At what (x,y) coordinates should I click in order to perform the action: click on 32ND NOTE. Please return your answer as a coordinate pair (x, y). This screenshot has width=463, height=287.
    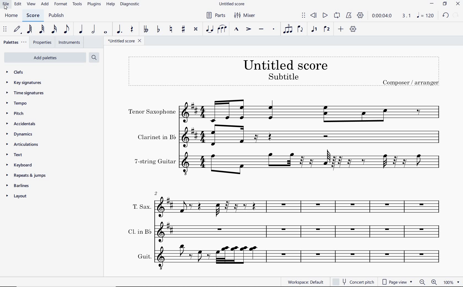
    Looking at the image, I should click on (42, 29).